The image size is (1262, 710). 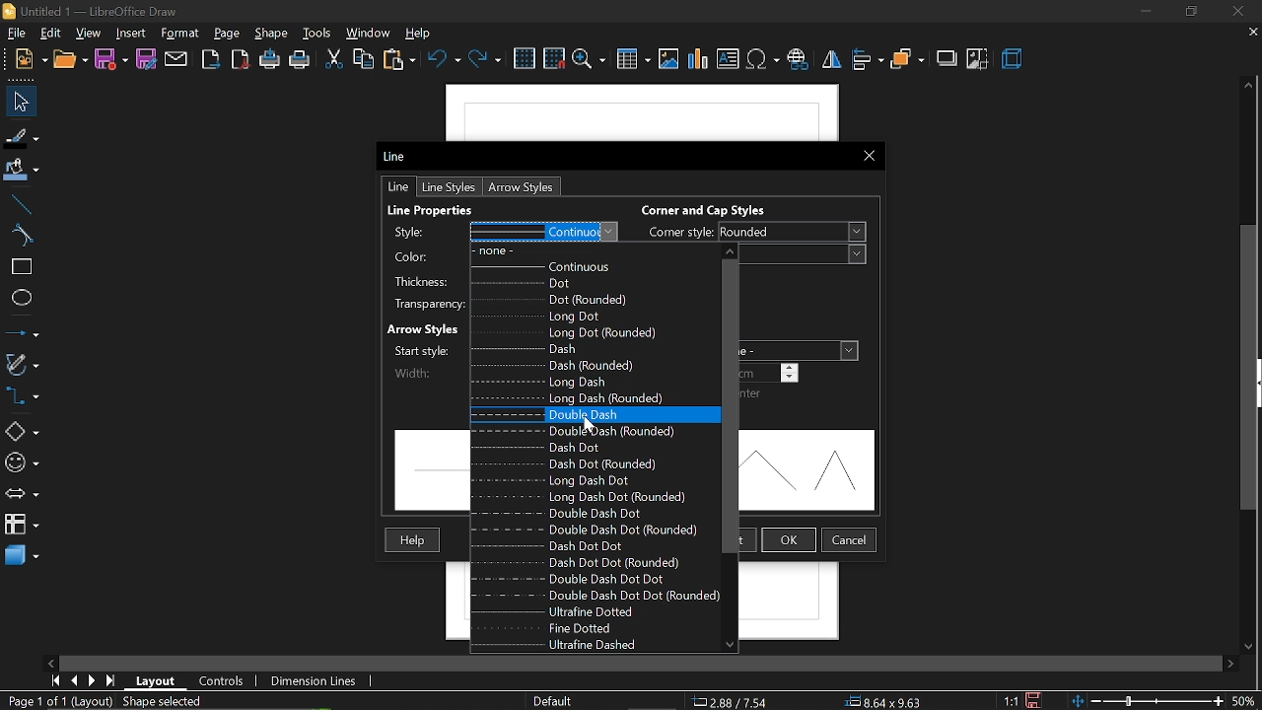 What do you see at coordinates (21, 430) in the screenshot?
I see `shapes` at bounding box center [21, 430].